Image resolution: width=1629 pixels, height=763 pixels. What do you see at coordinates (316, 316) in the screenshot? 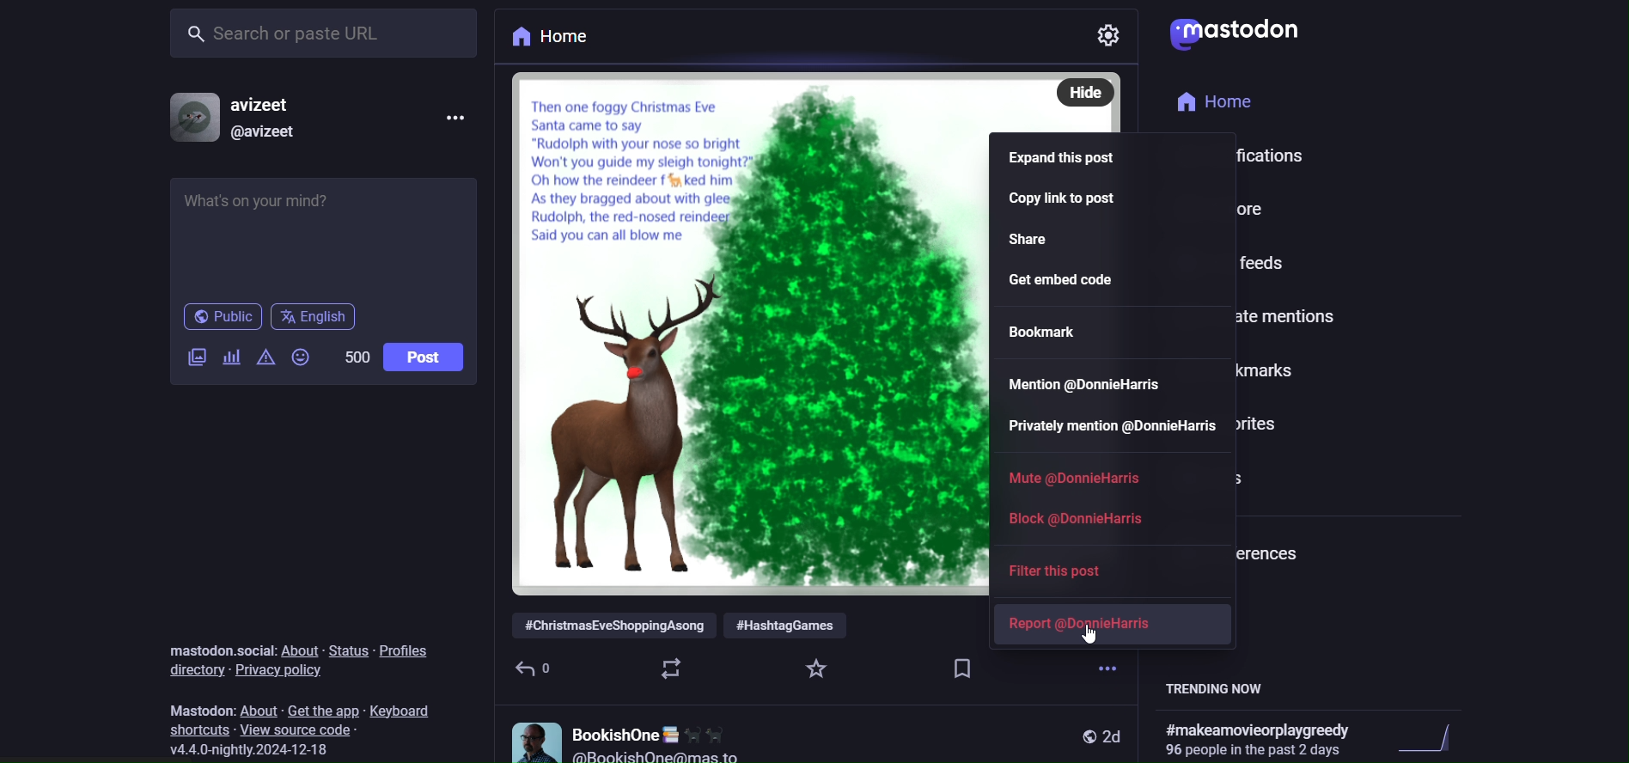
I see `english` at bounding box center [316, 316].